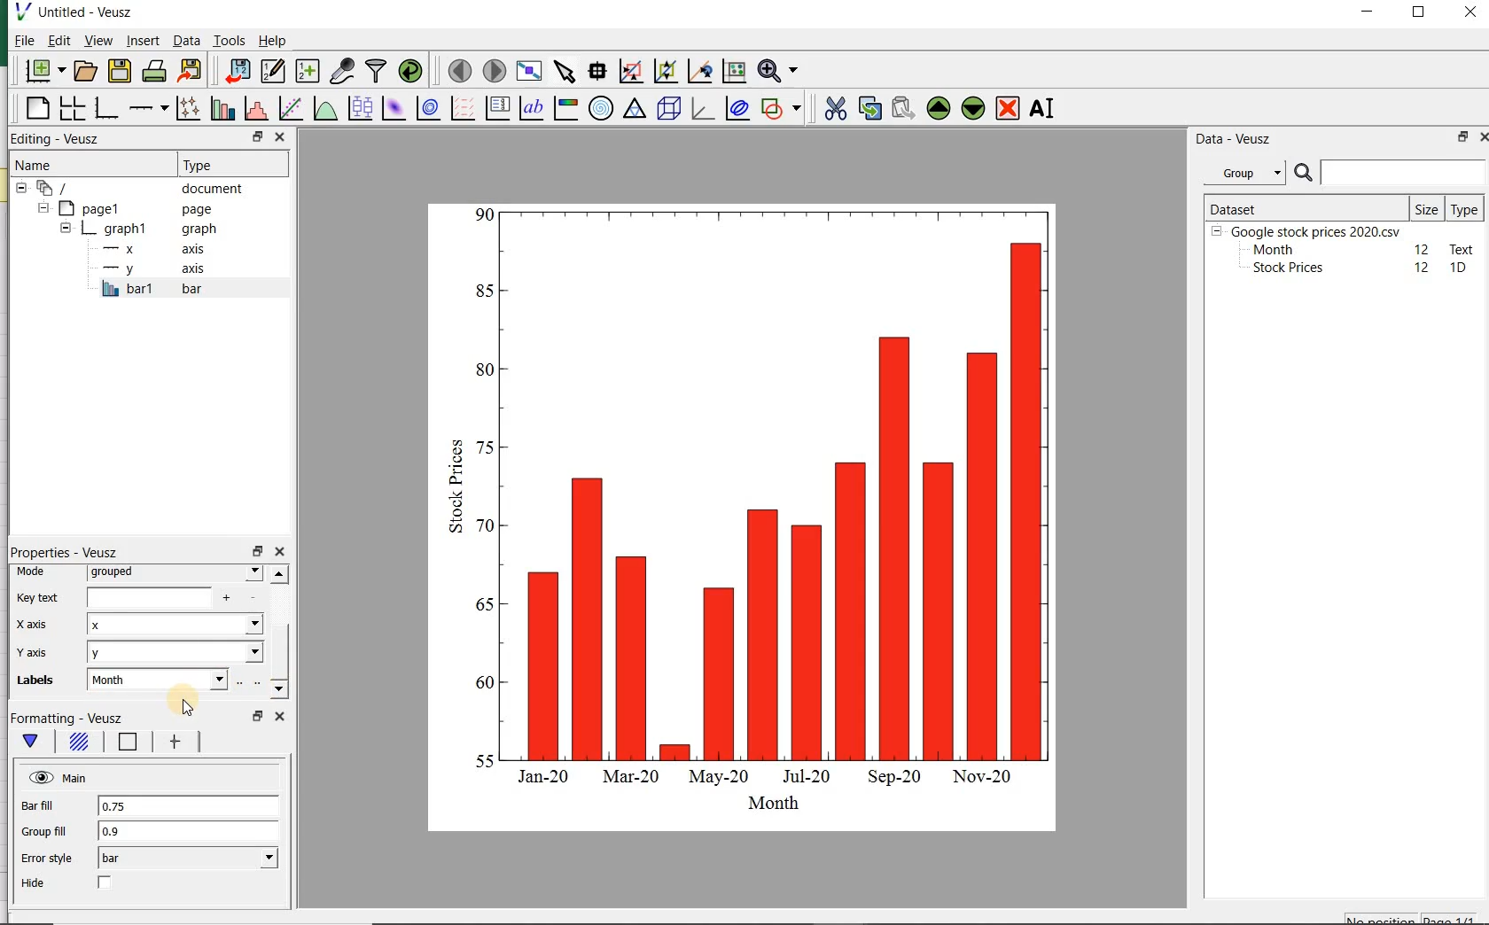 This screenshot has width=1489, height=925. Describe the element at coordinates (147, 110) in the screenshot. I see `add an axis to the plot` at that location.